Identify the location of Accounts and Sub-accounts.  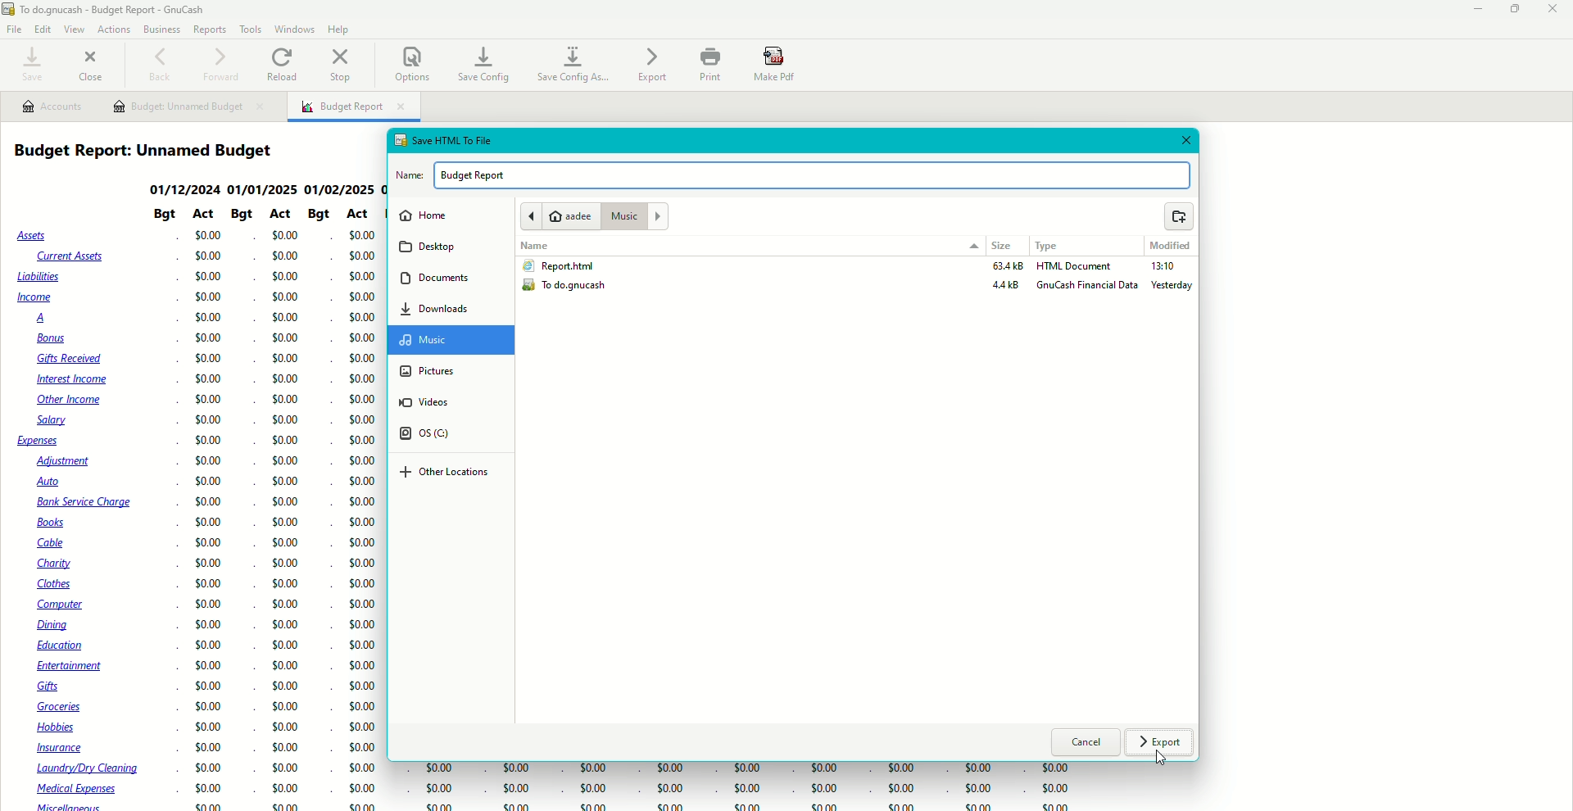
(82, 519).